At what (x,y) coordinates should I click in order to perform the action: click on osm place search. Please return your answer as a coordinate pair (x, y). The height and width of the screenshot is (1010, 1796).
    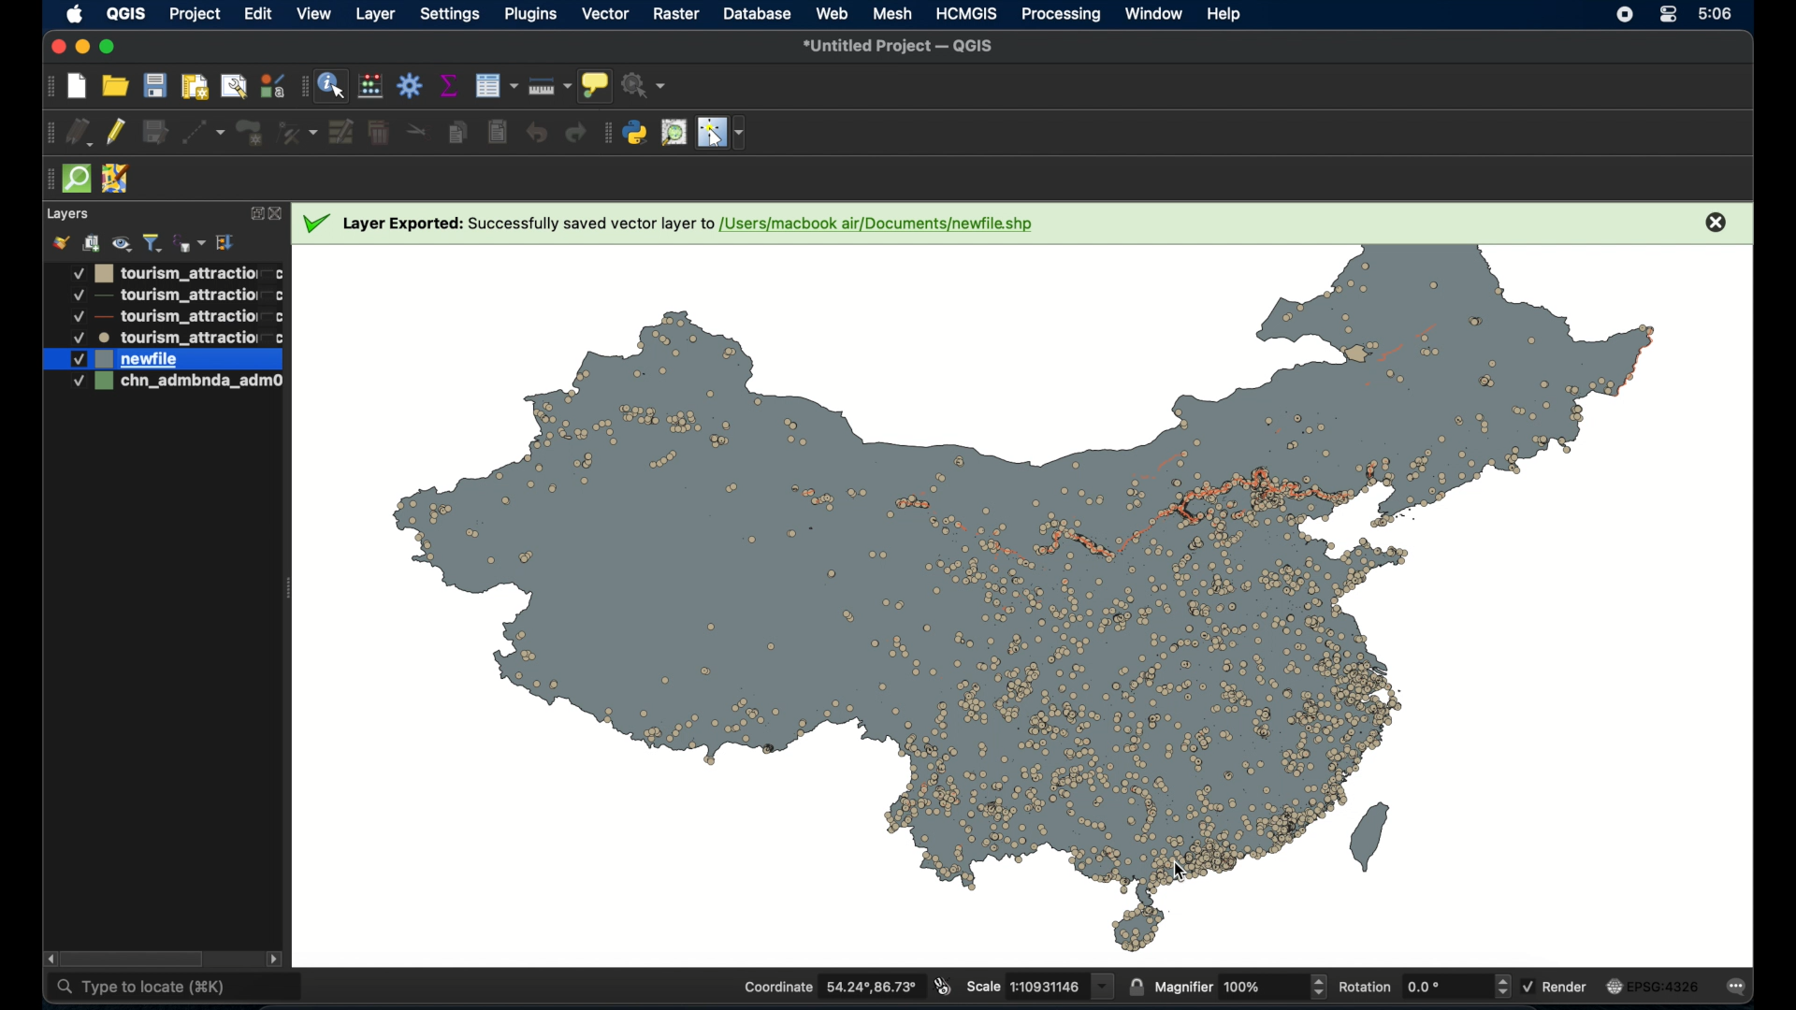
    Looking at the image, I should click on (675, 133).